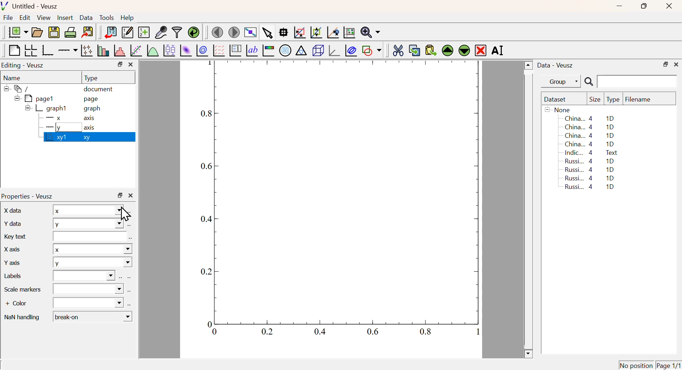 The image size is (682, 370). What do you see at coordinates (67, 127) in the screenshot?
I see `y axis` at bounding box center [67, 127].